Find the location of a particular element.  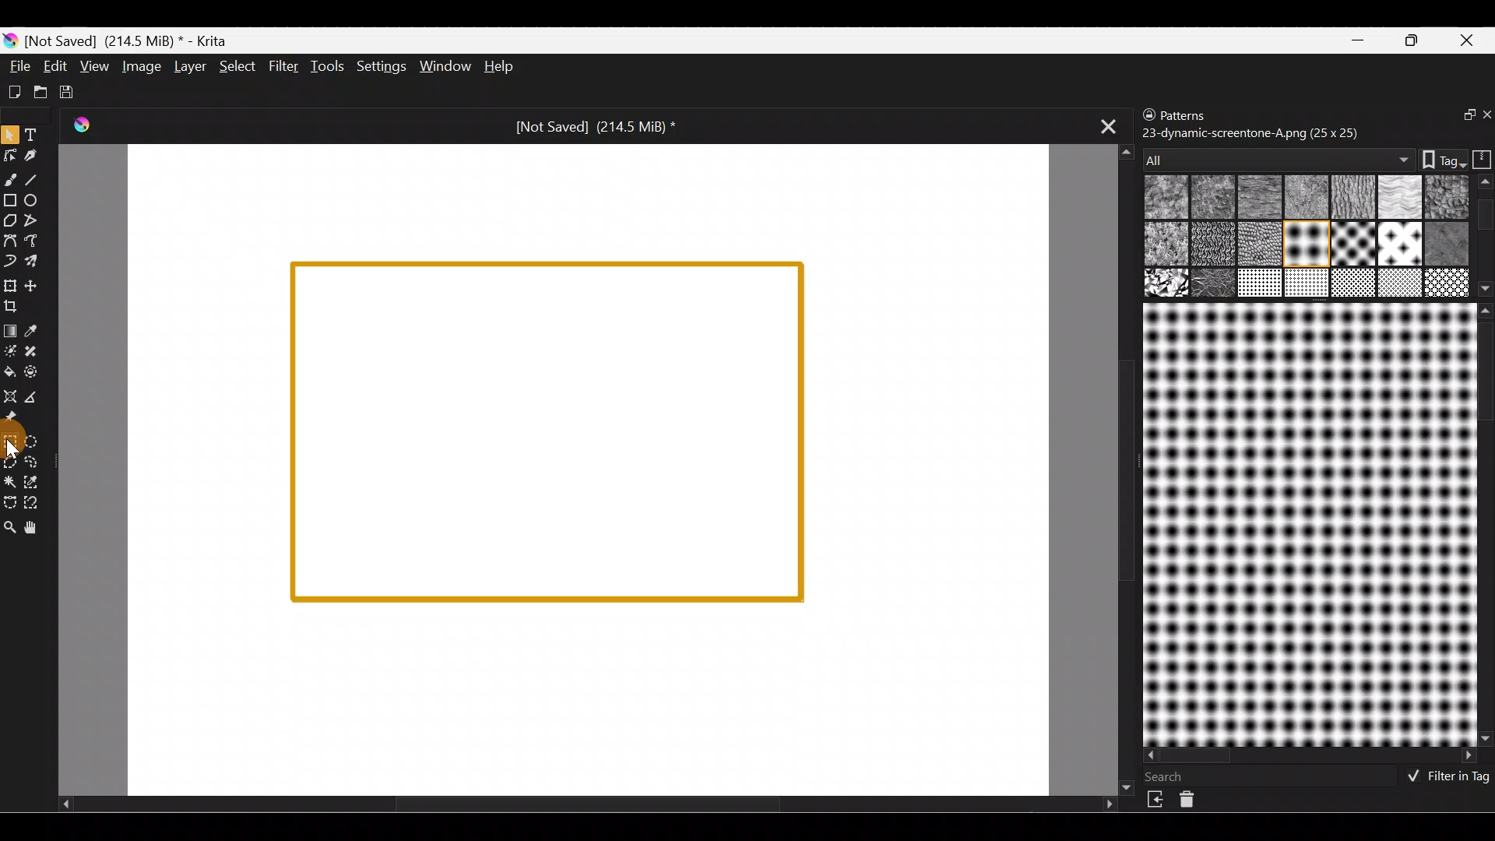

Polygon tool is located at coordinates (9, 218).